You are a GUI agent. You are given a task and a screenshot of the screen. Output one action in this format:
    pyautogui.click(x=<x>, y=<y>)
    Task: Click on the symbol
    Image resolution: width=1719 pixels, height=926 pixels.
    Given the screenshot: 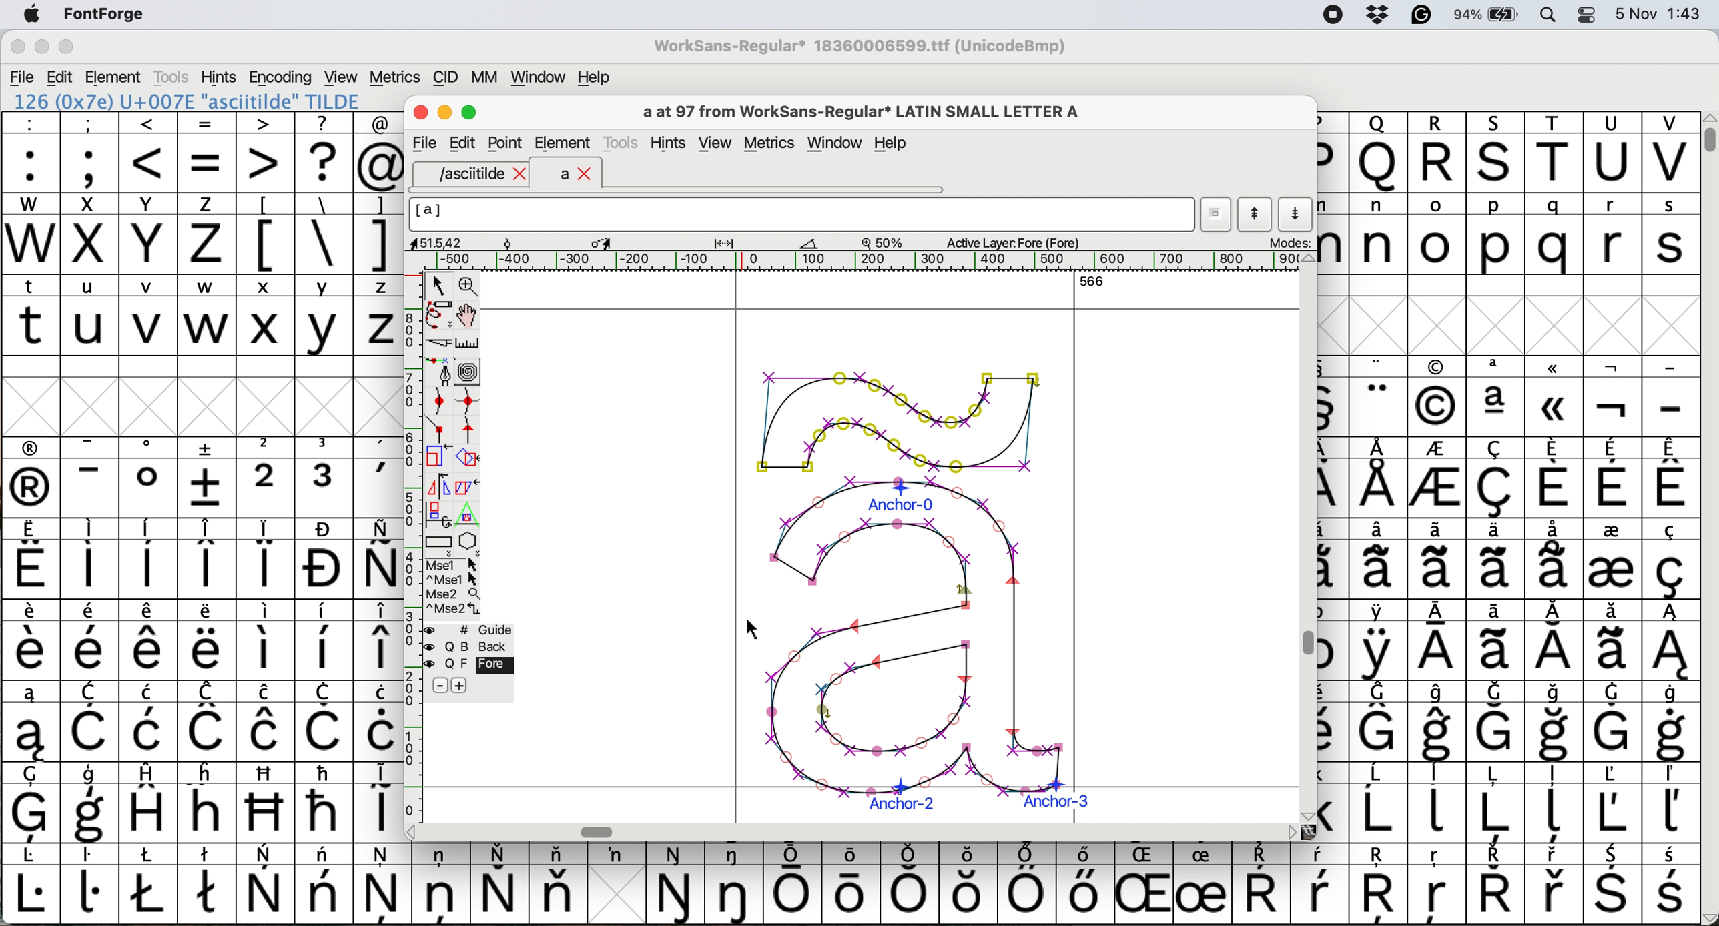 What is the action you would take?
    pyautogui.click(x=1202, y=885)
    